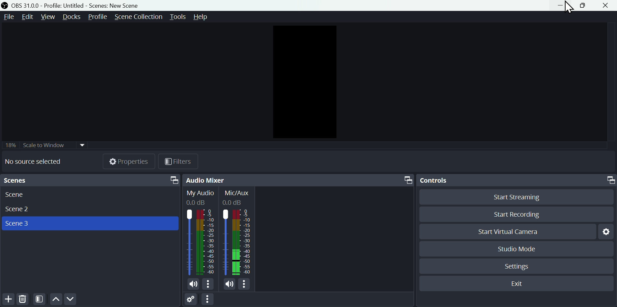 This screenshot has height=307, width=617. Describe the element at coordinates (205, 17) in the screenshot. I see `Help` at that location.